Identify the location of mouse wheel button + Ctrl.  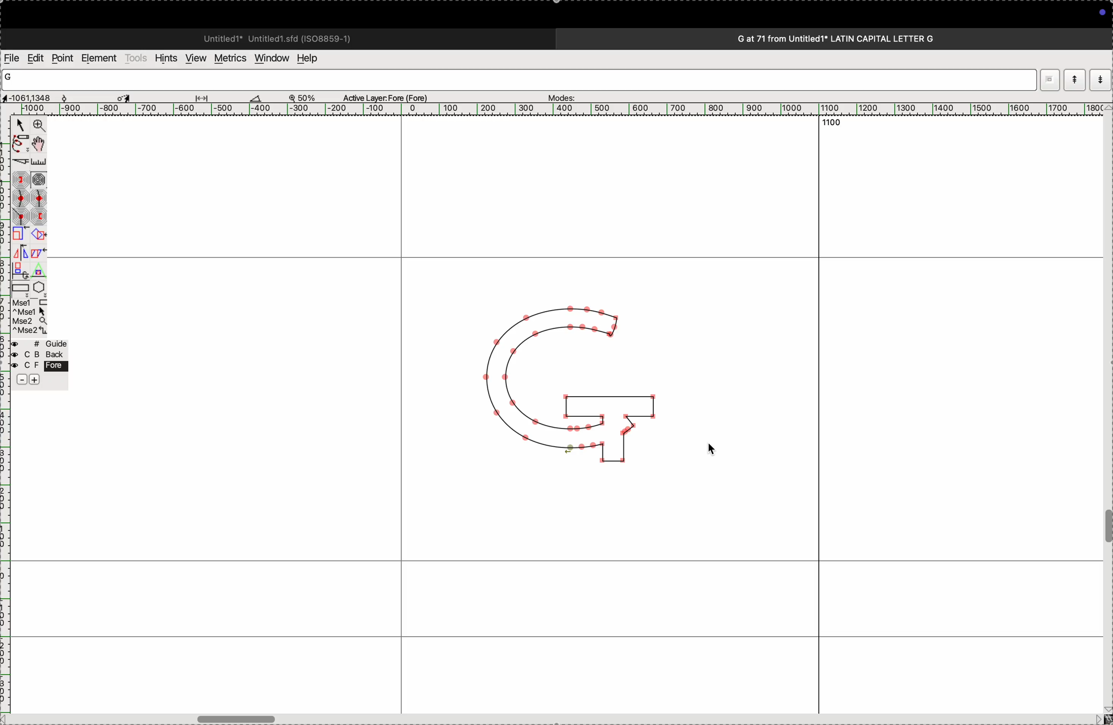
(30, 331).